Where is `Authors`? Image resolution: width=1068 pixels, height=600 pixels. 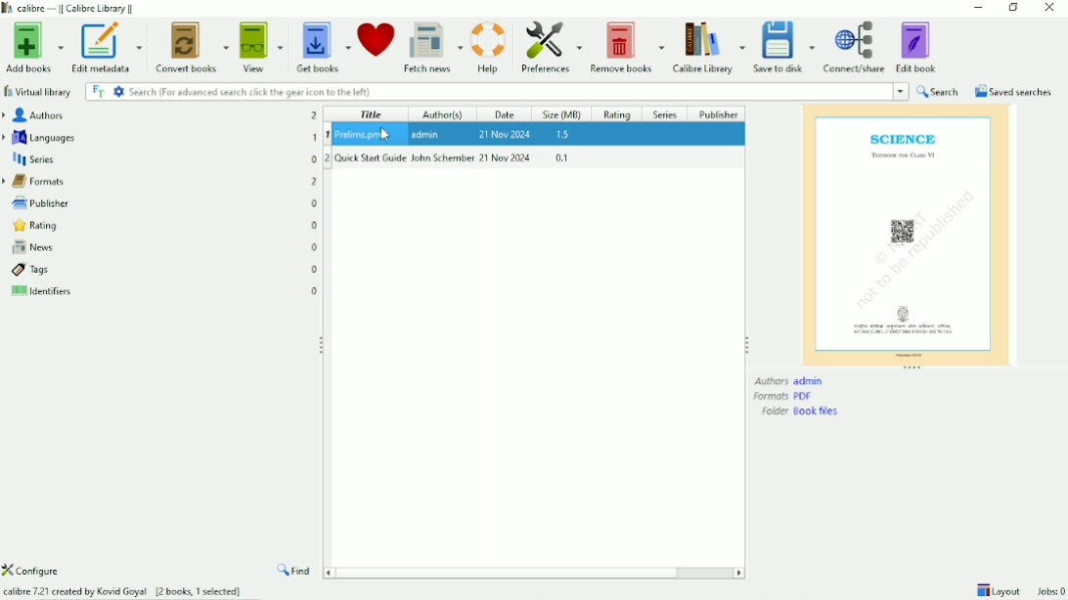
Authors is located at coordinates (35, 115).